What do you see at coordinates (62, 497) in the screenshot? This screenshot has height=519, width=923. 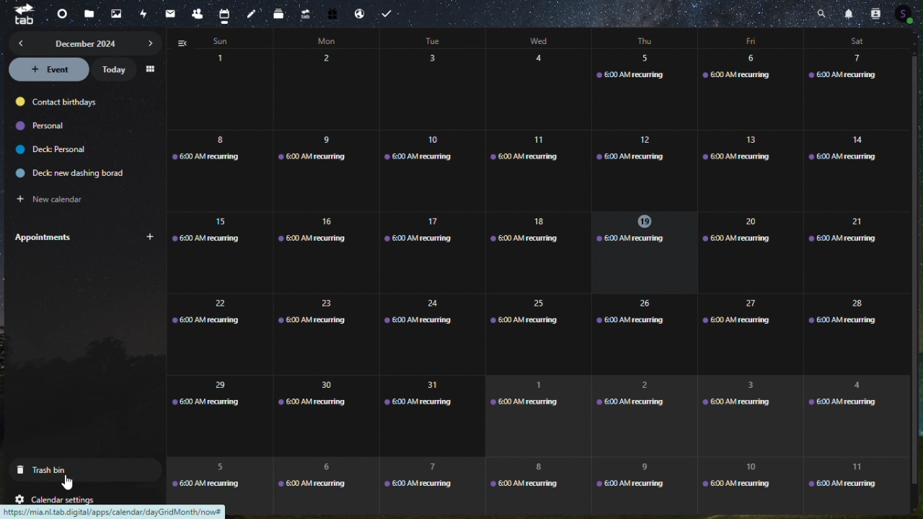 I see `calendar settings` at bounding box center [62, 497].